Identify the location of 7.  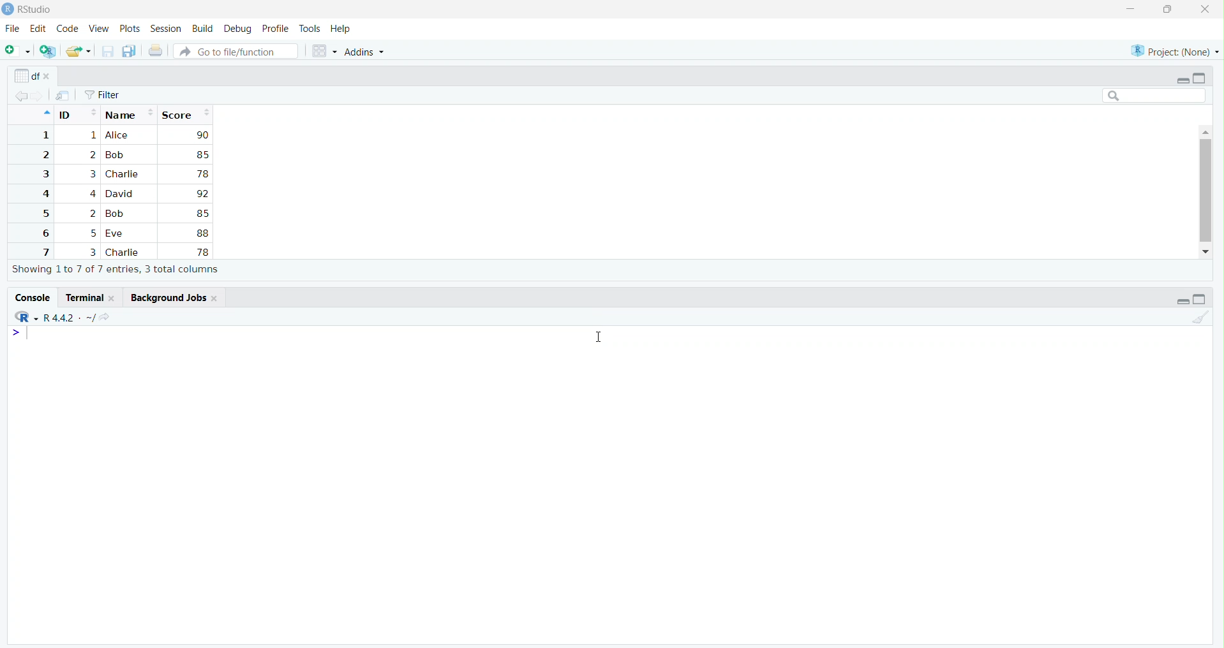
(44, 251).